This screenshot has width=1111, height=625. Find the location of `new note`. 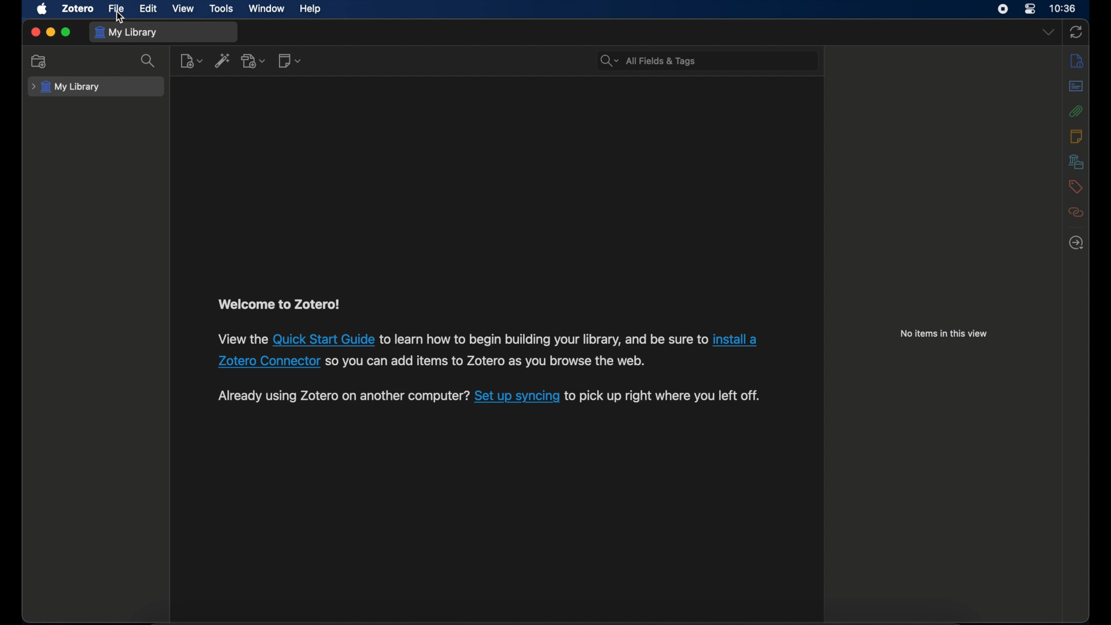

new note is located at coordinates (289, 60).